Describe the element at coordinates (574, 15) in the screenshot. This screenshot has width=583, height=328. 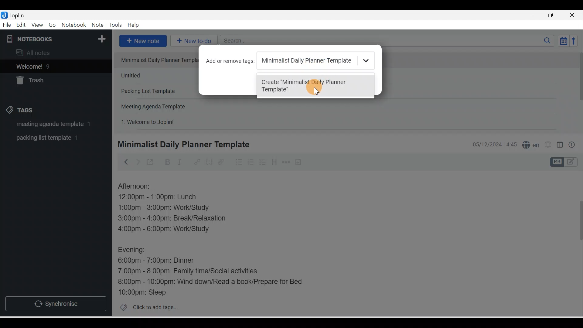
I see `Close` at that location.